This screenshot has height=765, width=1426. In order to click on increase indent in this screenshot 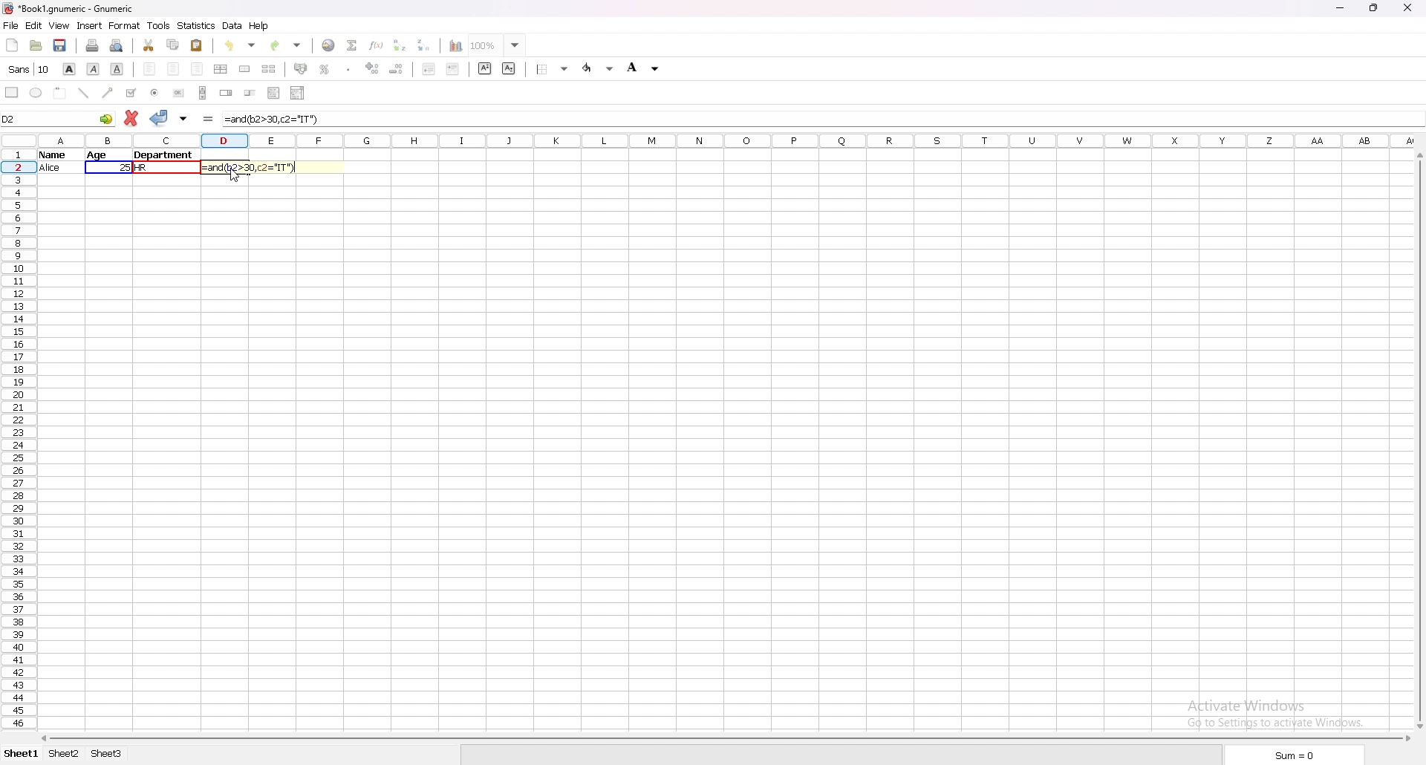, I will do `click(453, 68)`.